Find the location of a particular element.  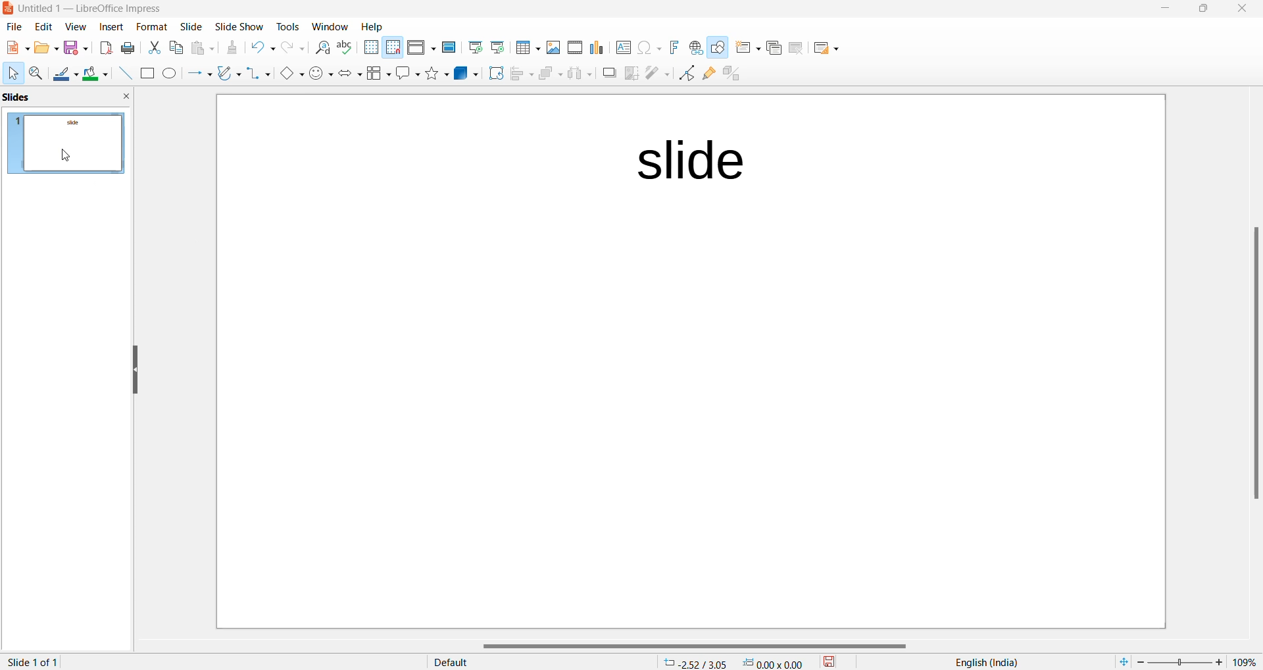

slide preview is located at coordinates (65, 143).